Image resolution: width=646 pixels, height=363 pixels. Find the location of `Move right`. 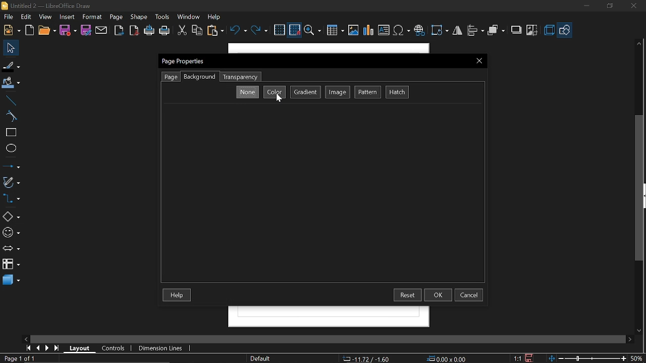

Move right is located at coordinates (630, 339).